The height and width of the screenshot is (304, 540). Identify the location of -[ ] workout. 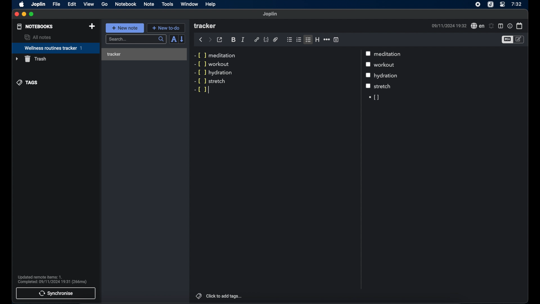
(212, 64).